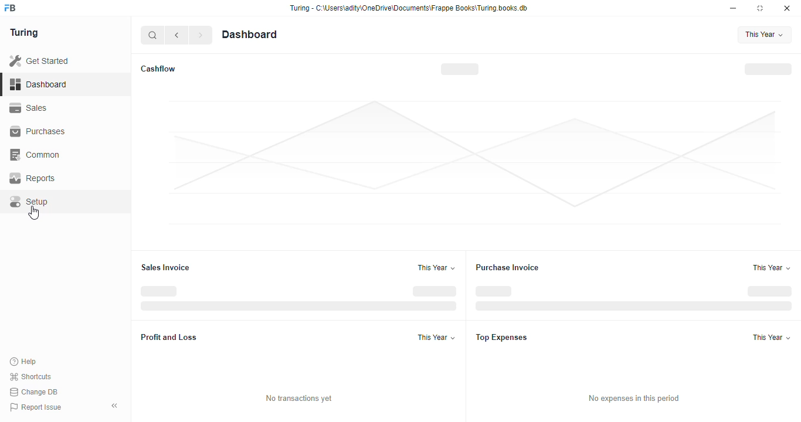 The image size is (801, 422). Describe the element at coordinates (35, 213) in the screenshot. I see `cursor` at that location.